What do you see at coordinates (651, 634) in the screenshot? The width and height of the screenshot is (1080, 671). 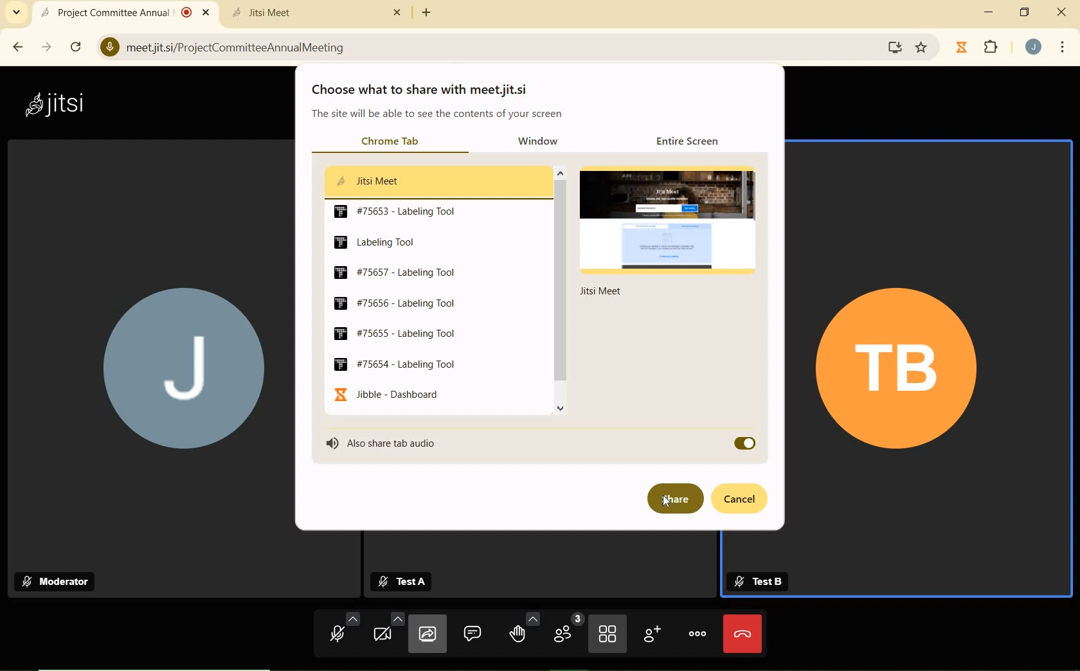 I see `invite people` at bounding box center [651, 634].